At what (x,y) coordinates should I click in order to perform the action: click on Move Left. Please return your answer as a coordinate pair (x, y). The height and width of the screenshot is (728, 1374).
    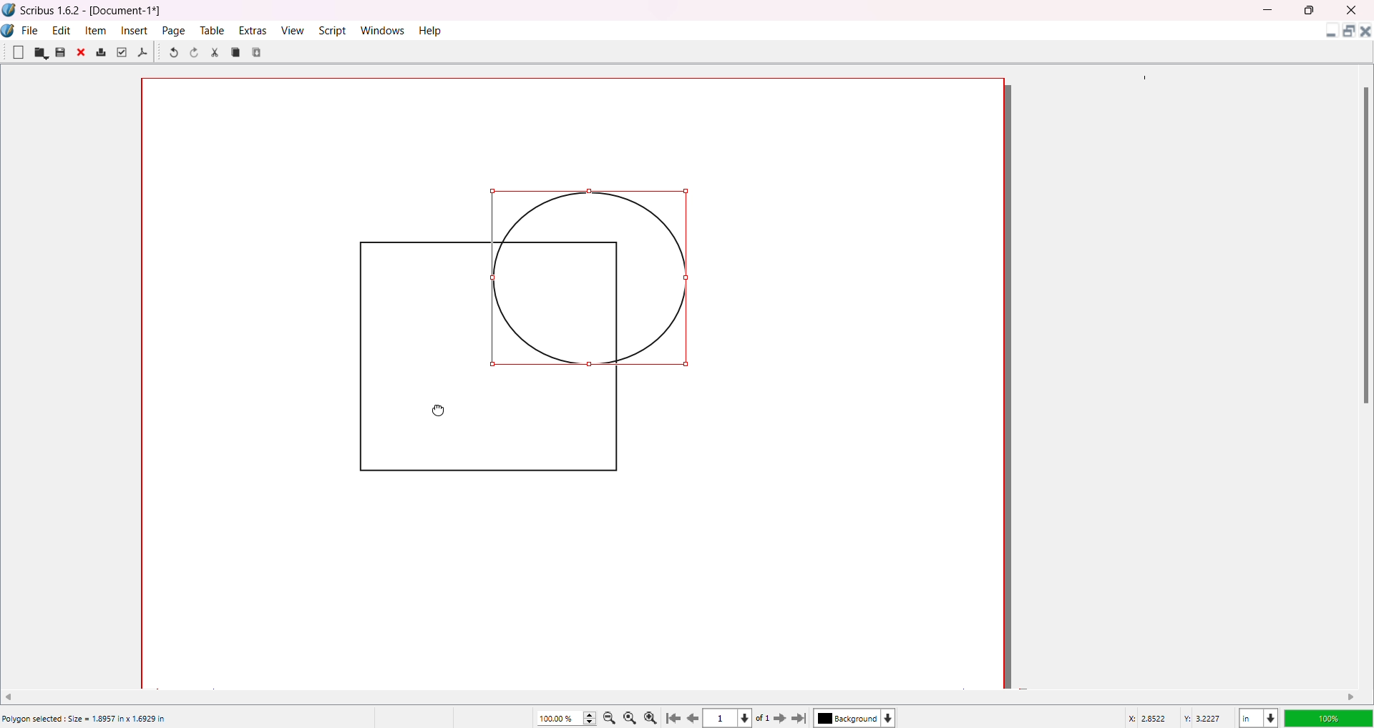
    Looking at the image, I should click on (14, 695).